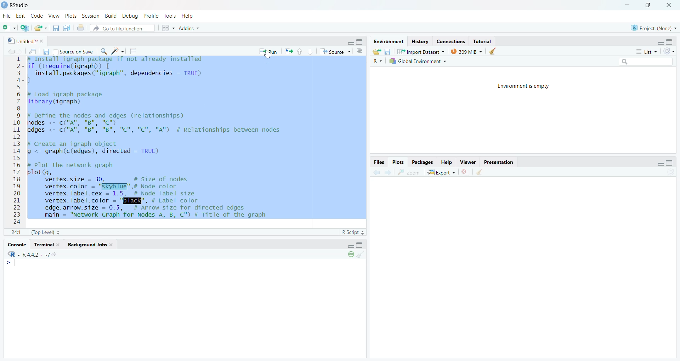 The width and height of the screenshot is (680, 361). I want to click on Addins ~, so click(190, 29).